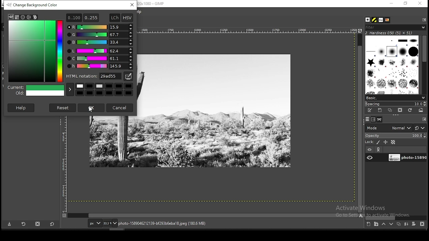 The width and height of the screenshot is (429, 241). I want to click on zoom level, so click(110, 223).